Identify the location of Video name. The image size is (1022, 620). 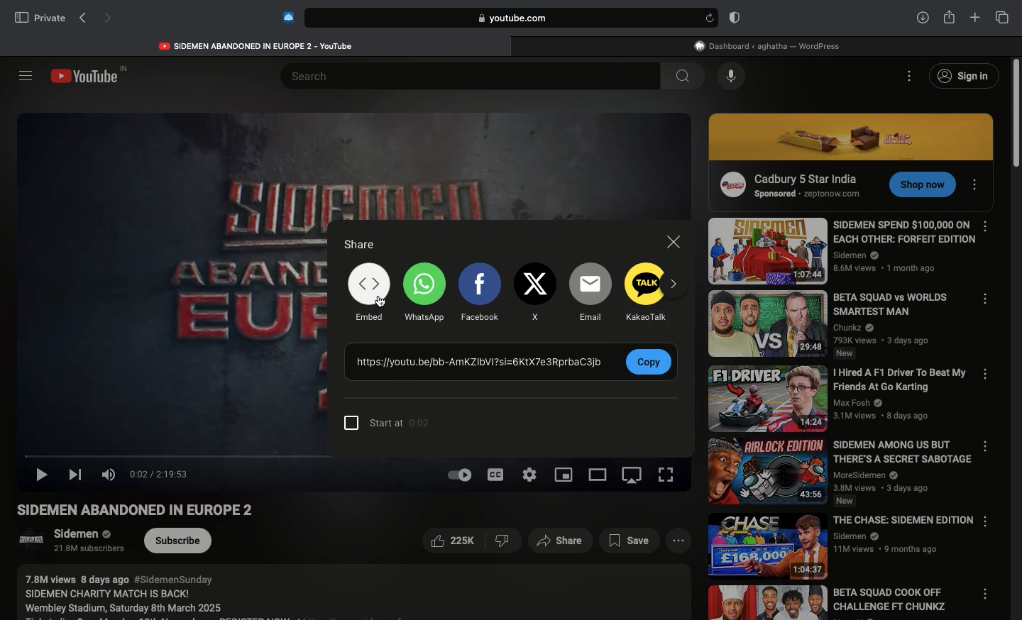
(840, 471).